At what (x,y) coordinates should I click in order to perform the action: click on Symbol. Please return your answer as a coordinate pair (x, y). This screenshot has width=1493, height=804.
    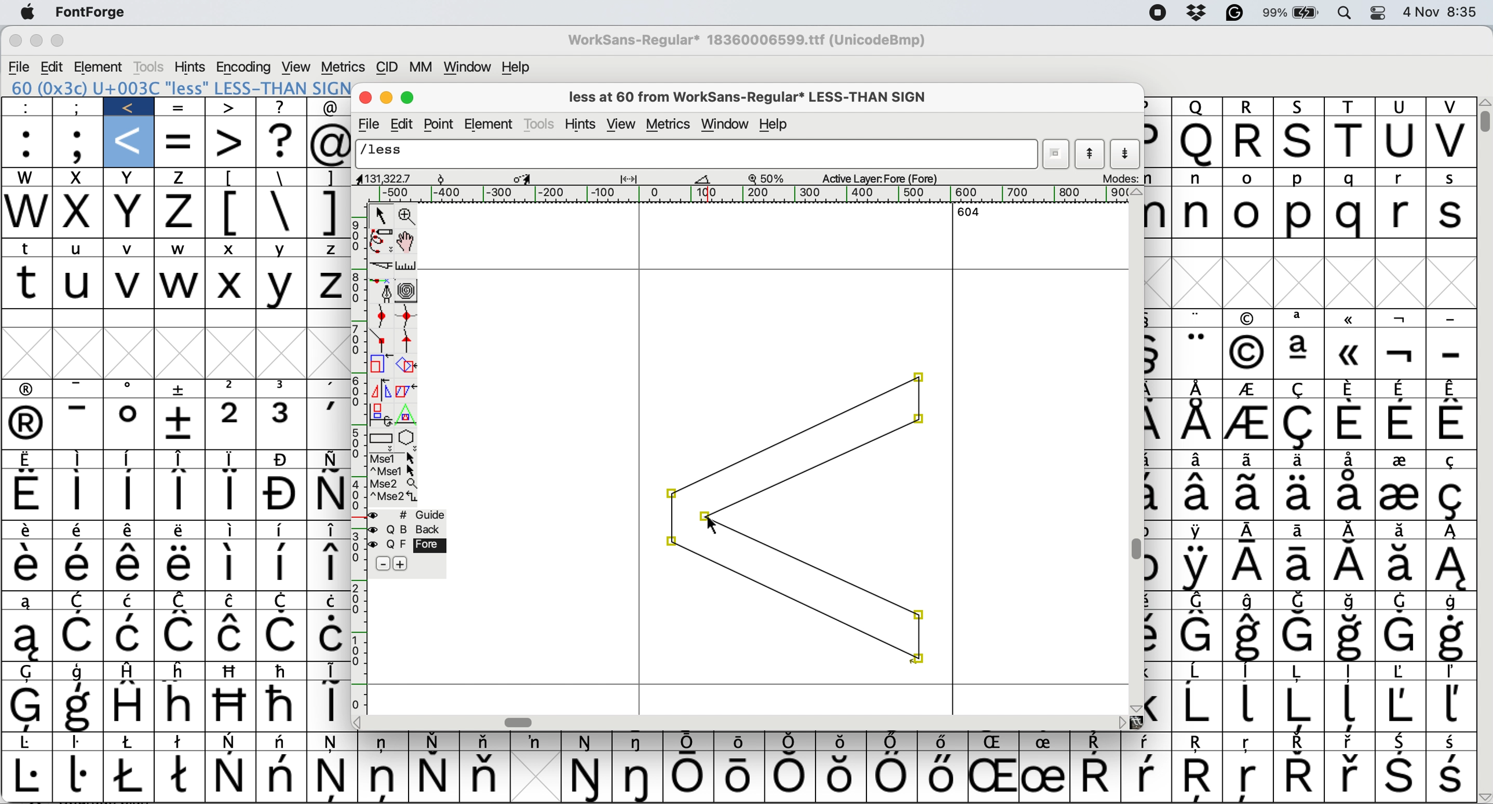
    Looking at the image, I should click on (128, 704).